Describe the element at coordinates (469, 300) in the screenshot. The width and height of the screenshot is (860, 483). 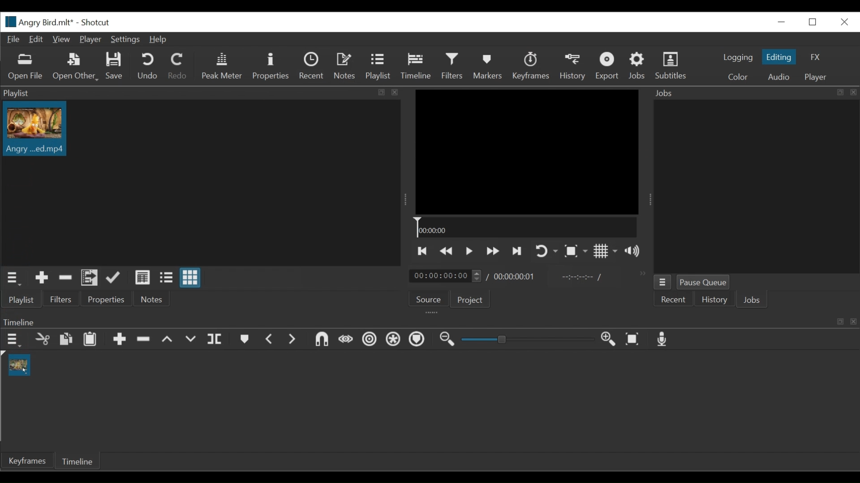
I see `Project` at that location.